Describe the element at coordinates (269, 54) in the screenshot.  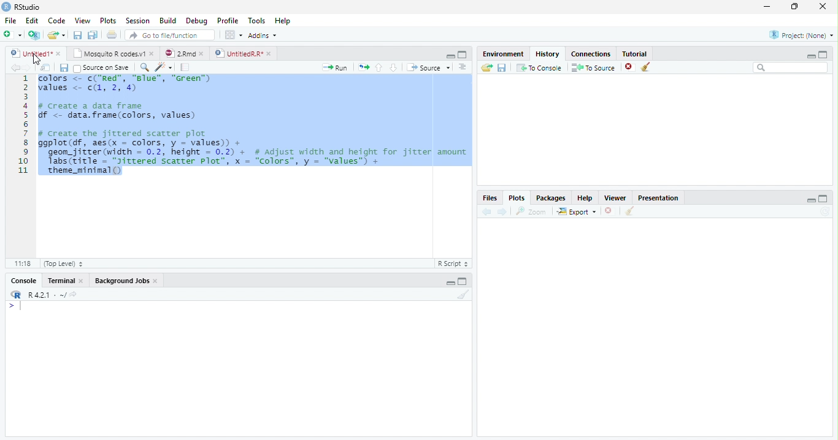
I see `close` at that location.